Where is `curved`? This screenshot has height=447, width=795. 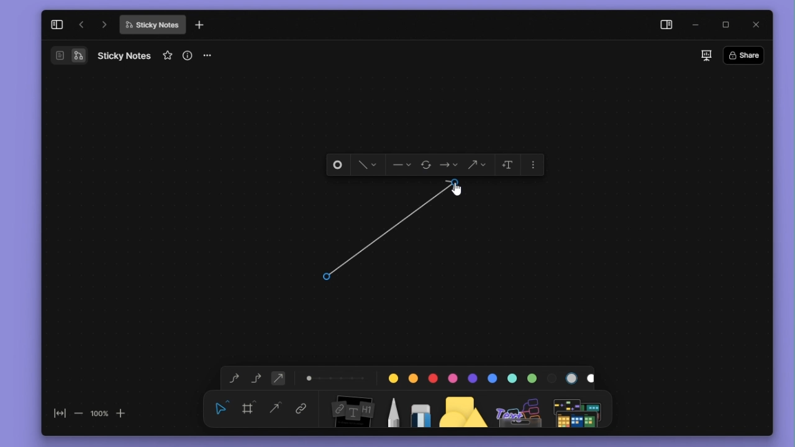 curved is located at coordinates (232, 379).